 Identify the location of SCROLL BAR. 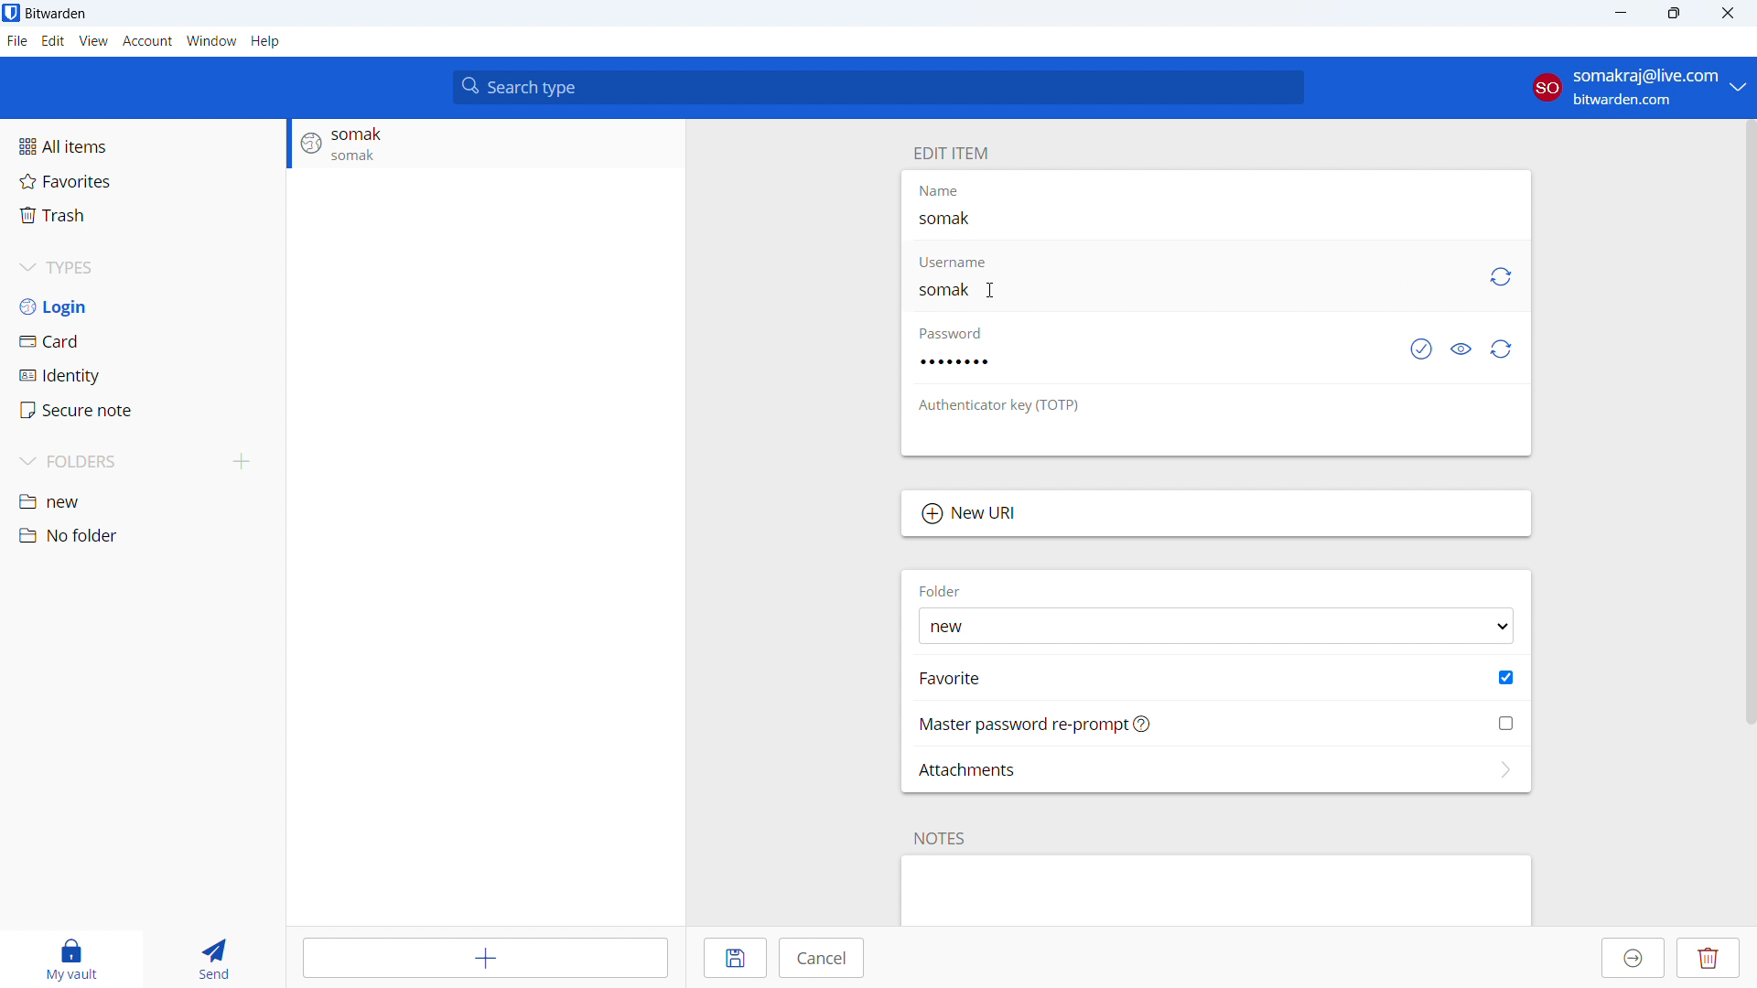
(1747, 430).